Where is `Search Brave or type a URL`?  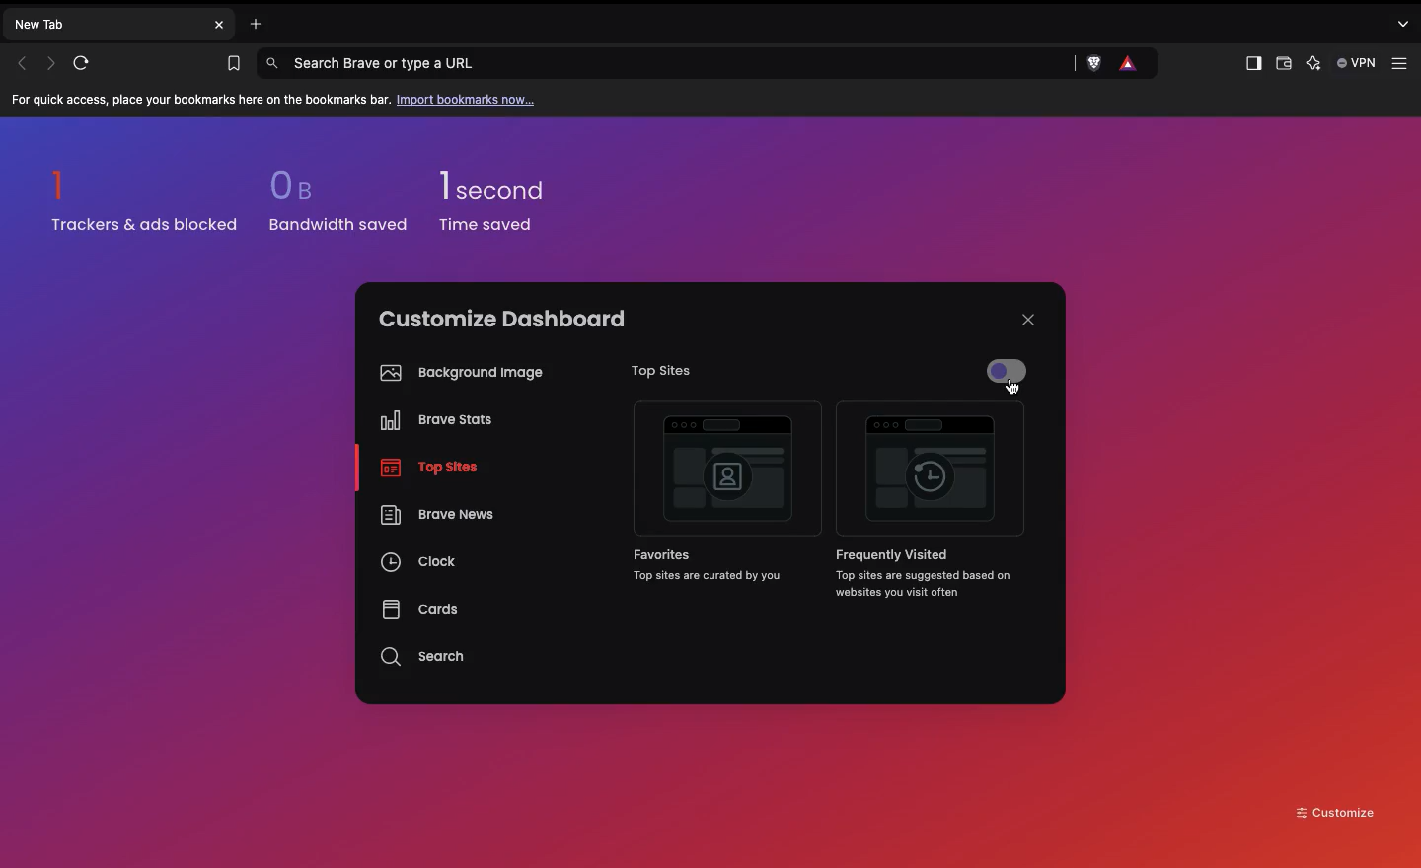
Search Brave or type a URL is located at coordinates (667, 63).